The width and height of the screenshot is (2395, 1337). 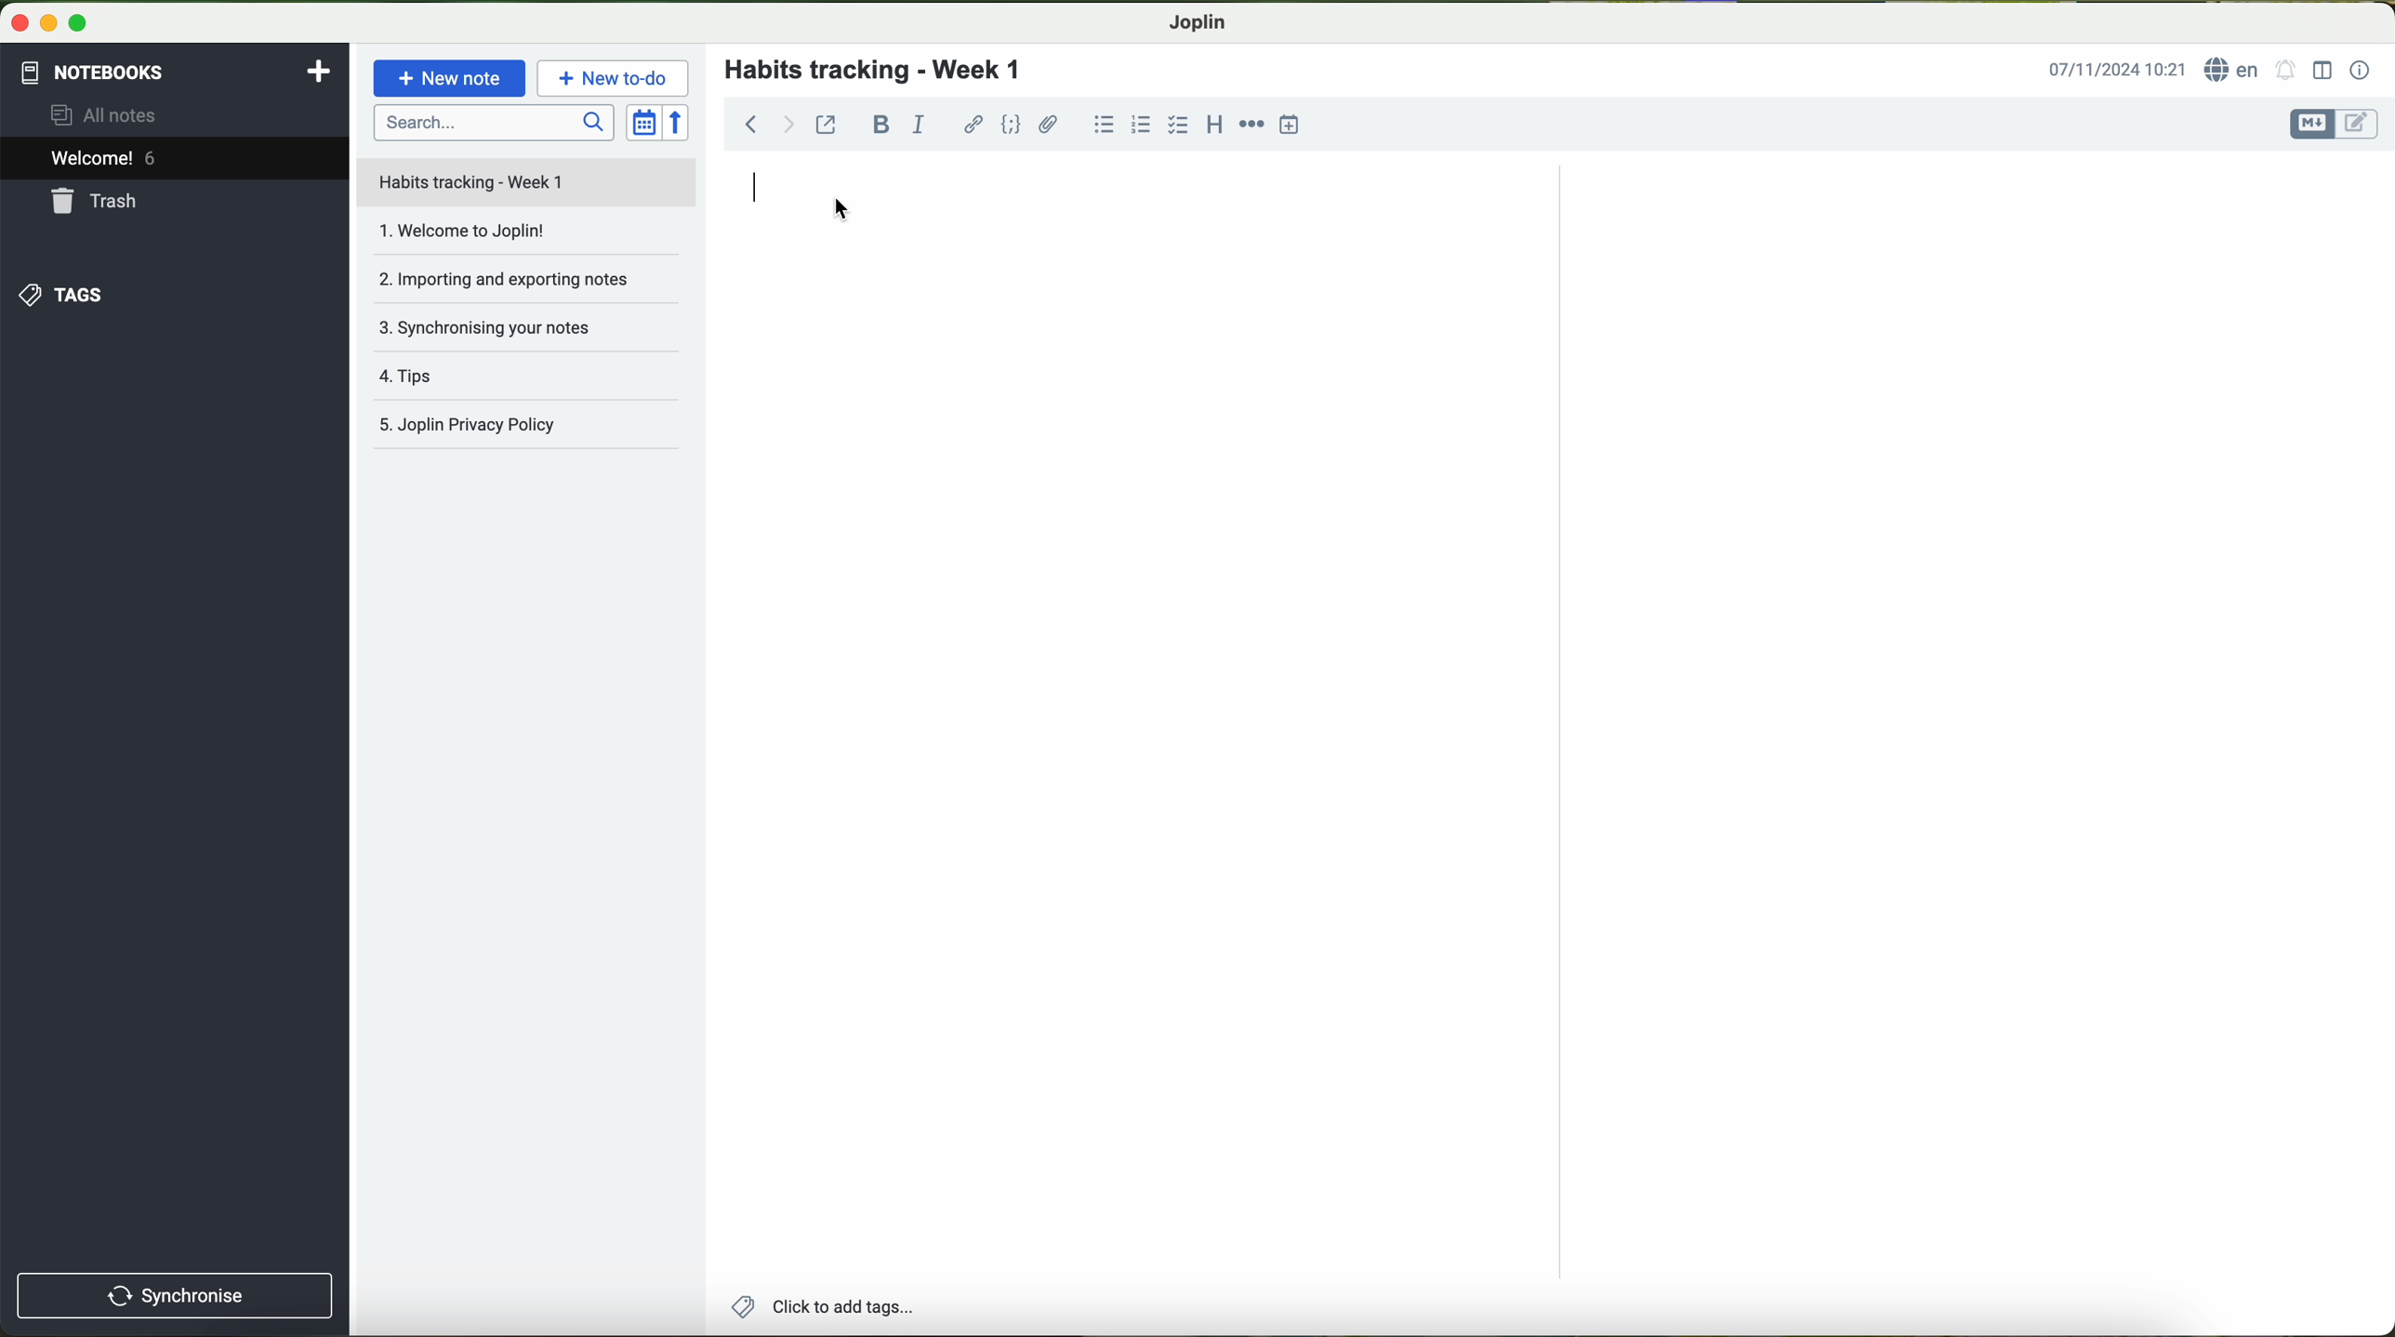 I want to click on toggle sort order field, so click(x=643, y=122).